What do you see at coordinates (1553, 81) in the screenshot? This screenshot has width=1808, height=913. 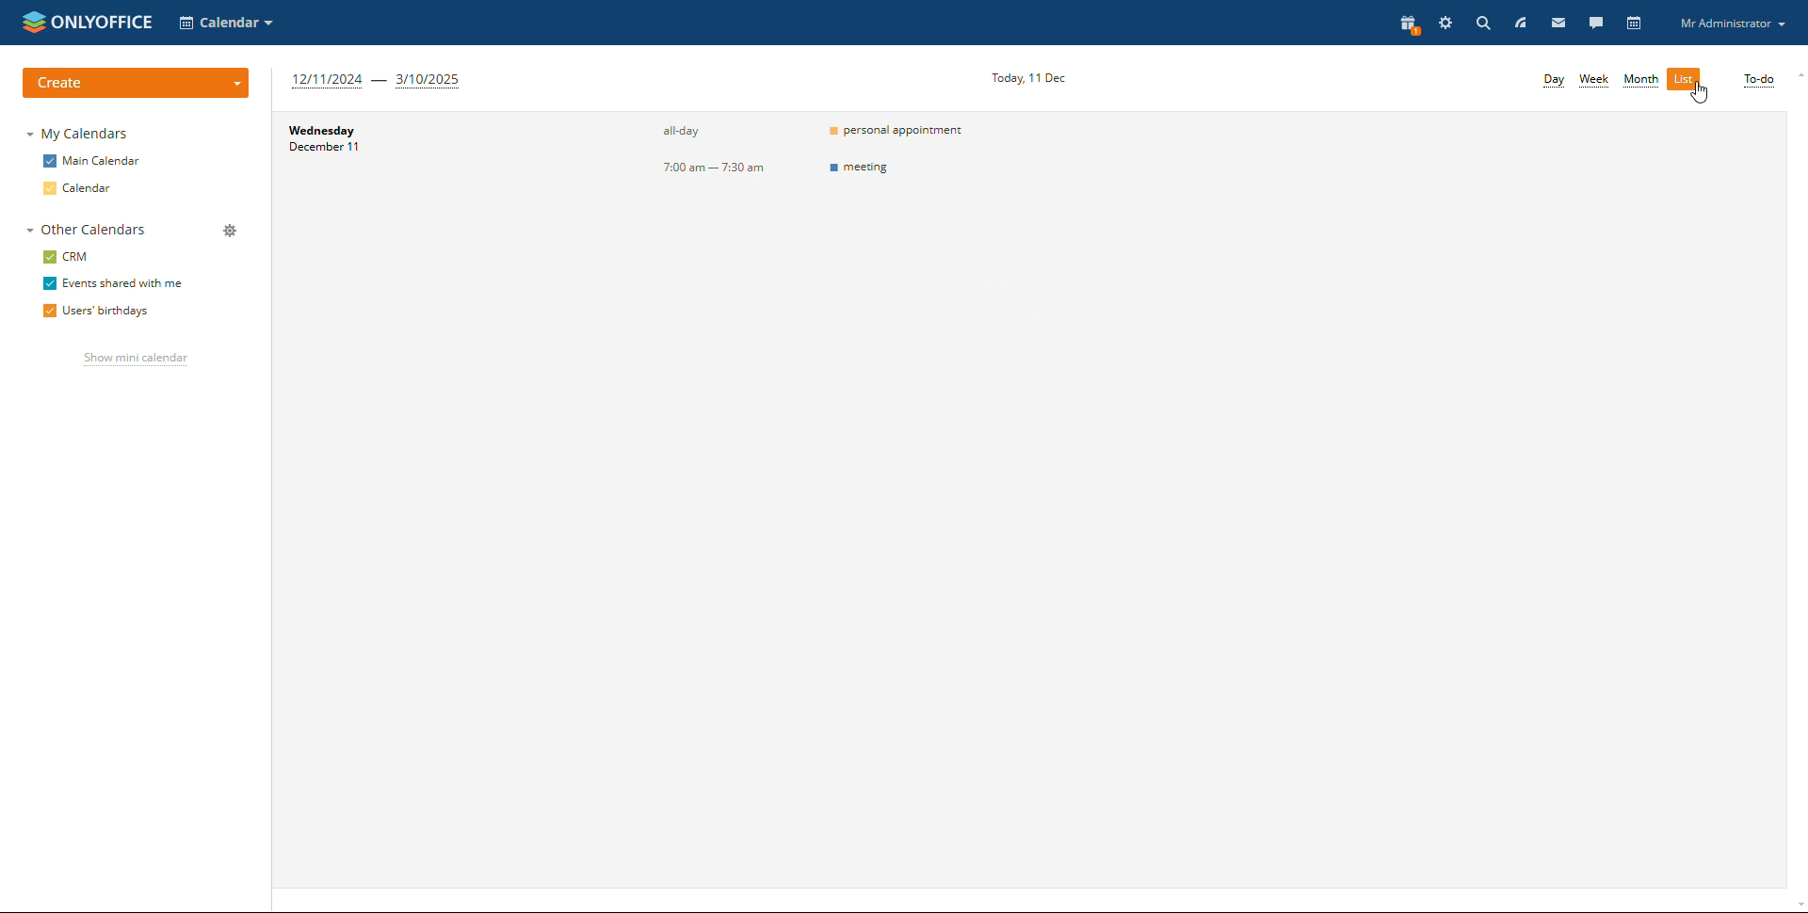 I see `day view` at bounding box center [1553, 81].